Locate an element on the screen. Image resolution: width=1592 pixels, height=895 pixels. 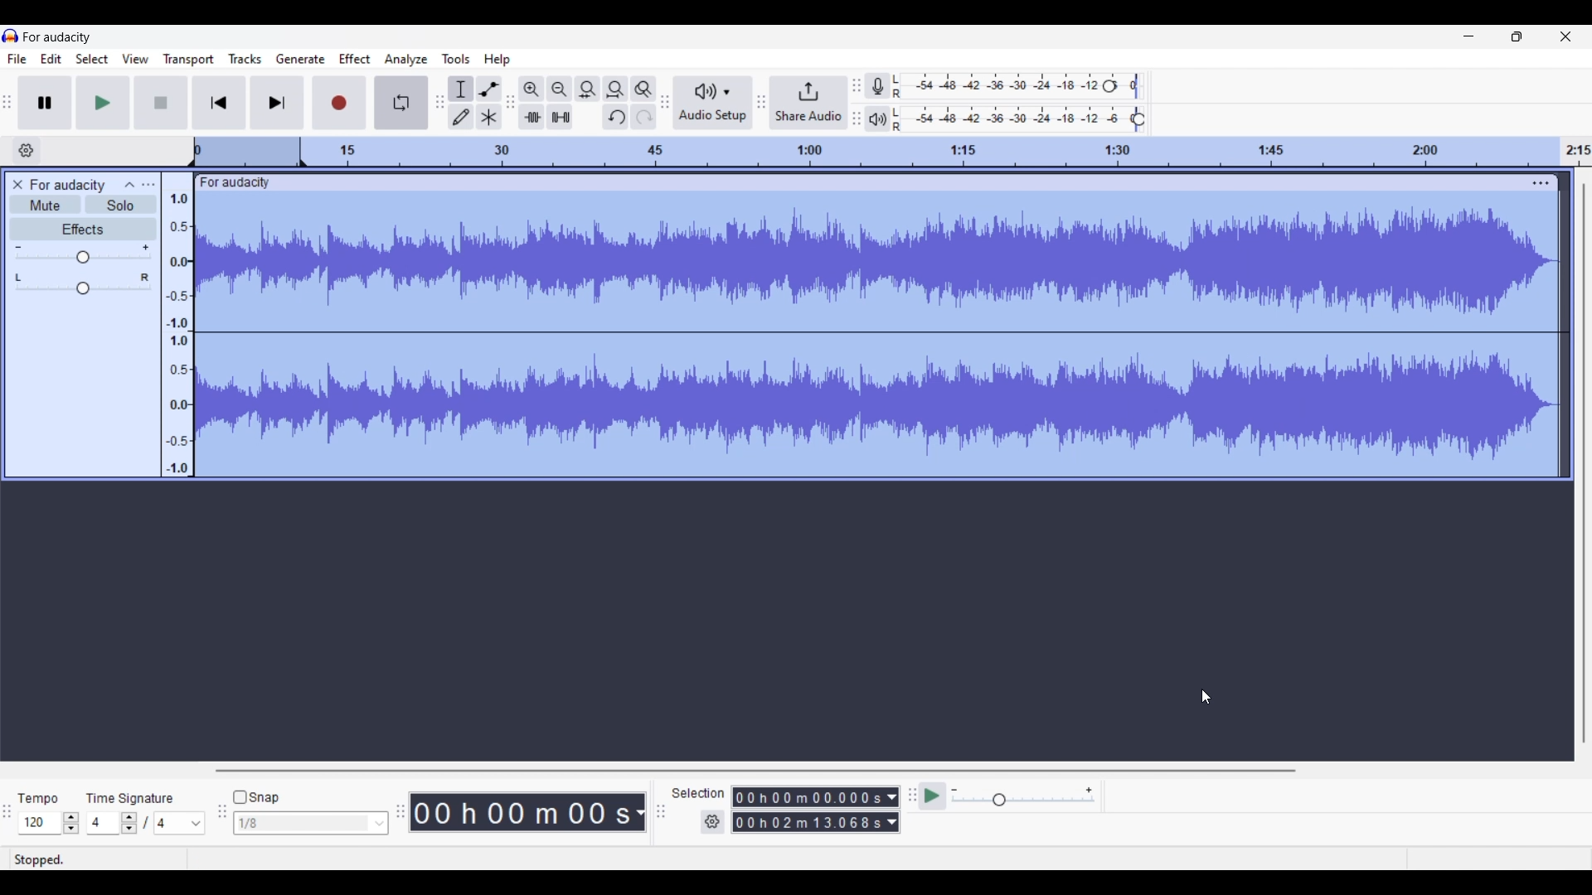
Selection tool is located at coordinates (462, 89).